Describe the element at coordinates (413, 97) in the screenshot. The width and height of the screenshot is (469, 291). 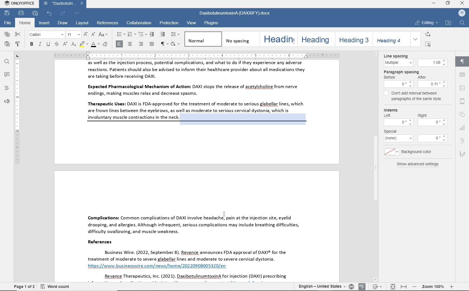
I see `don't add interval between paragraphs of the same style` at that location.